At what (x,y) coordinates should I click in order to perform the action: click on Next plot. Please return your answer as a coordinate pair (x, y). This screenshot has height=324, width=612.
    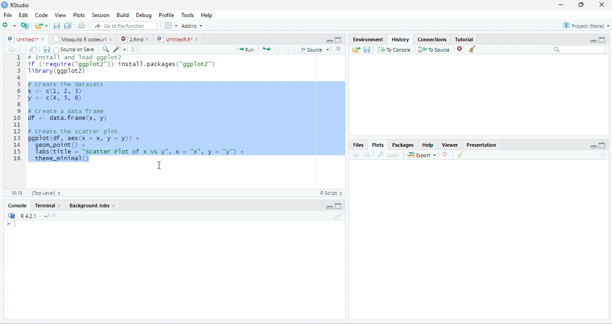
    Looking at the image, I should click on (367, 155).